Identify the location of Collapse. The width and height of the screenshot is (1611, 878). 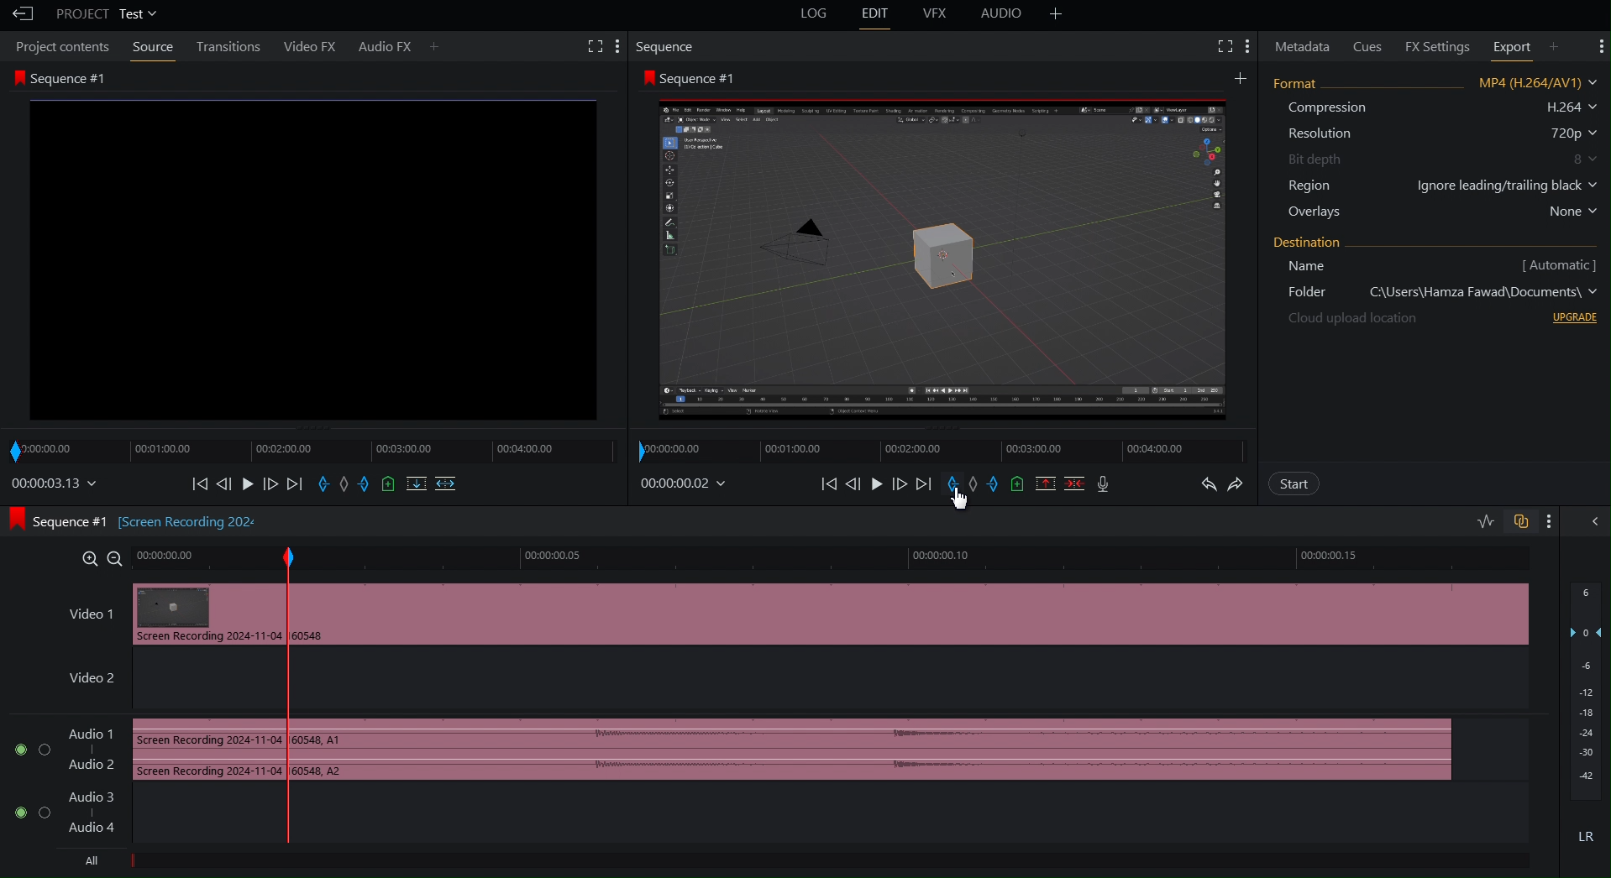
(1595, 522).